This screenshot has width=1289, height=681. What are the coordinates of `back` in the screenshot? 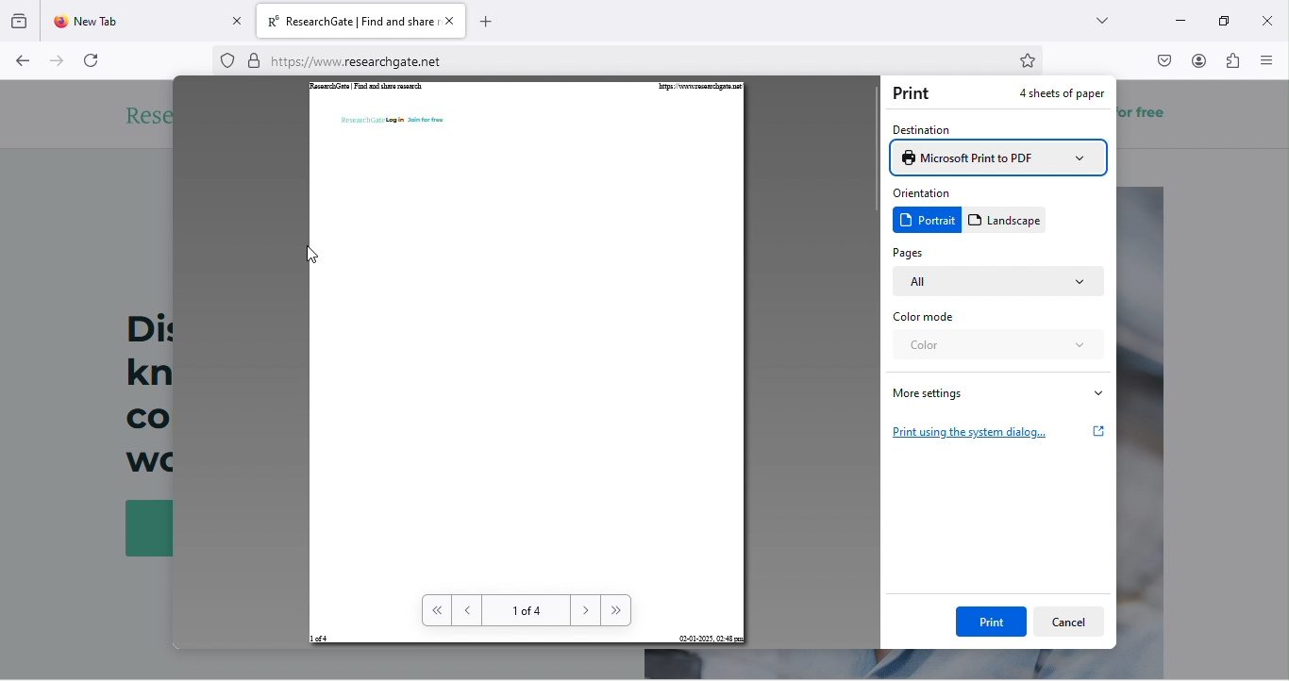 It's located at (448, 609).